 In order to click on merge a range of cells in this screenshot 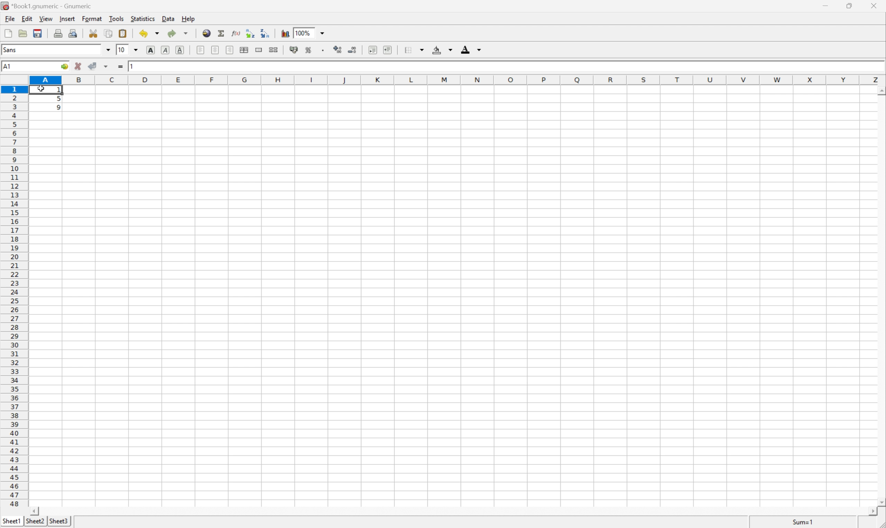, I will do `click(261, 50)`.